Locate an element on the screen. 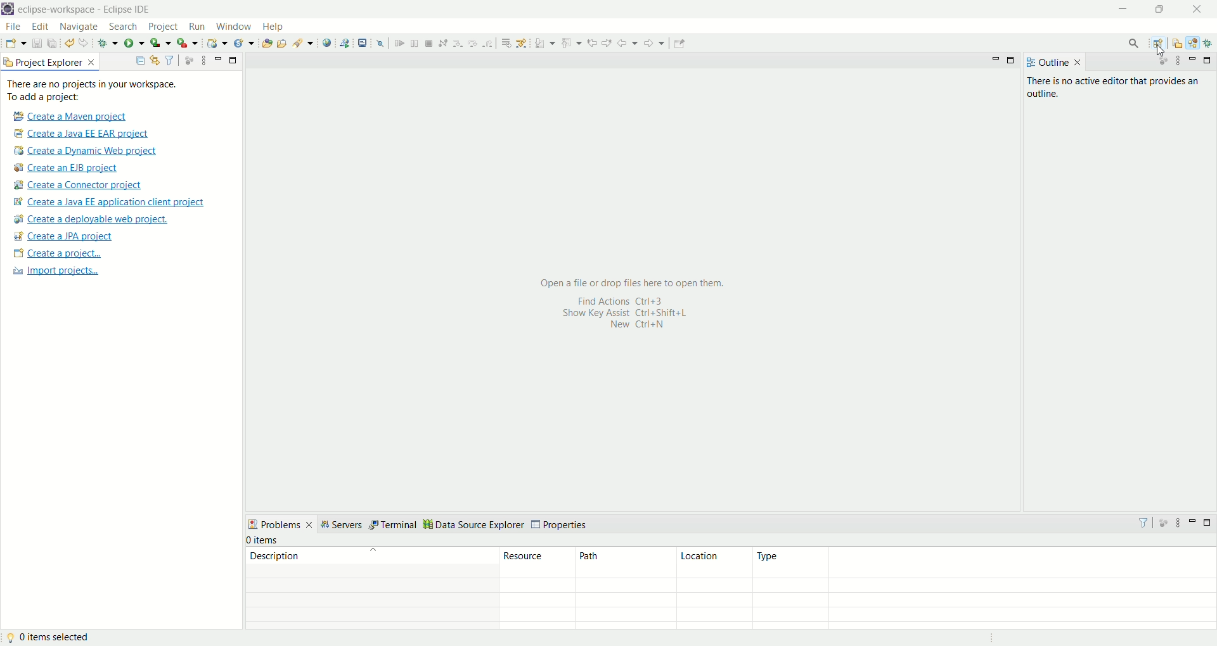 This screenshot has width=1217, height=646. create a Java EE EAR project is located at coordinates (83, 132).